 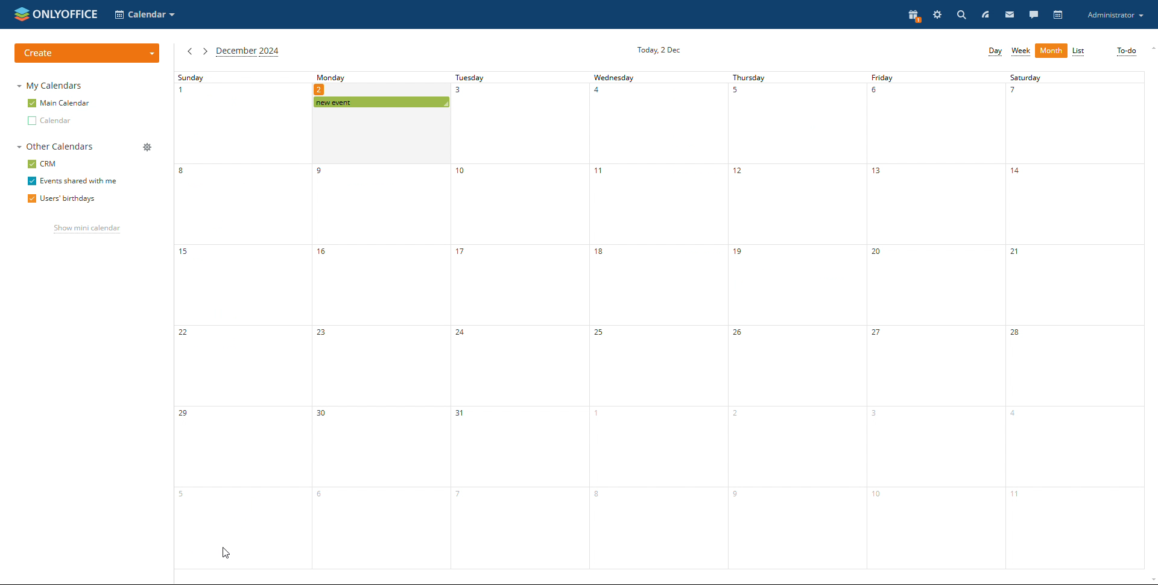 I want to click on saturday, so click(x=1075, y=320).